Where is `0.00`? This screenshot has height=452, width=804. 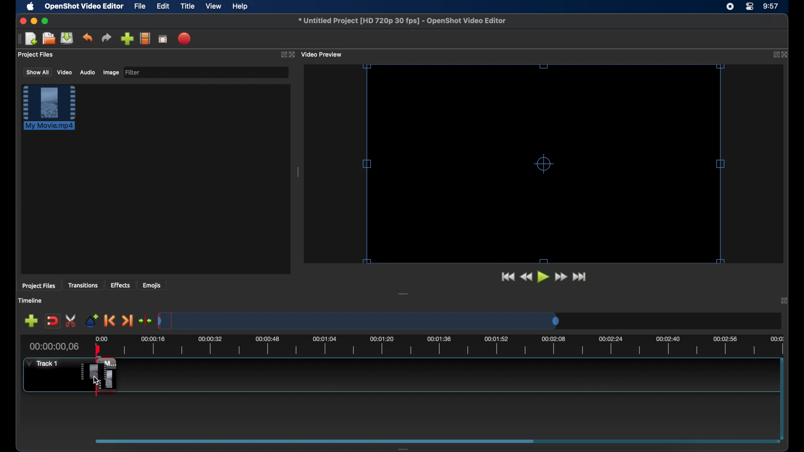 0.00 is located at coordinates (102, 338).